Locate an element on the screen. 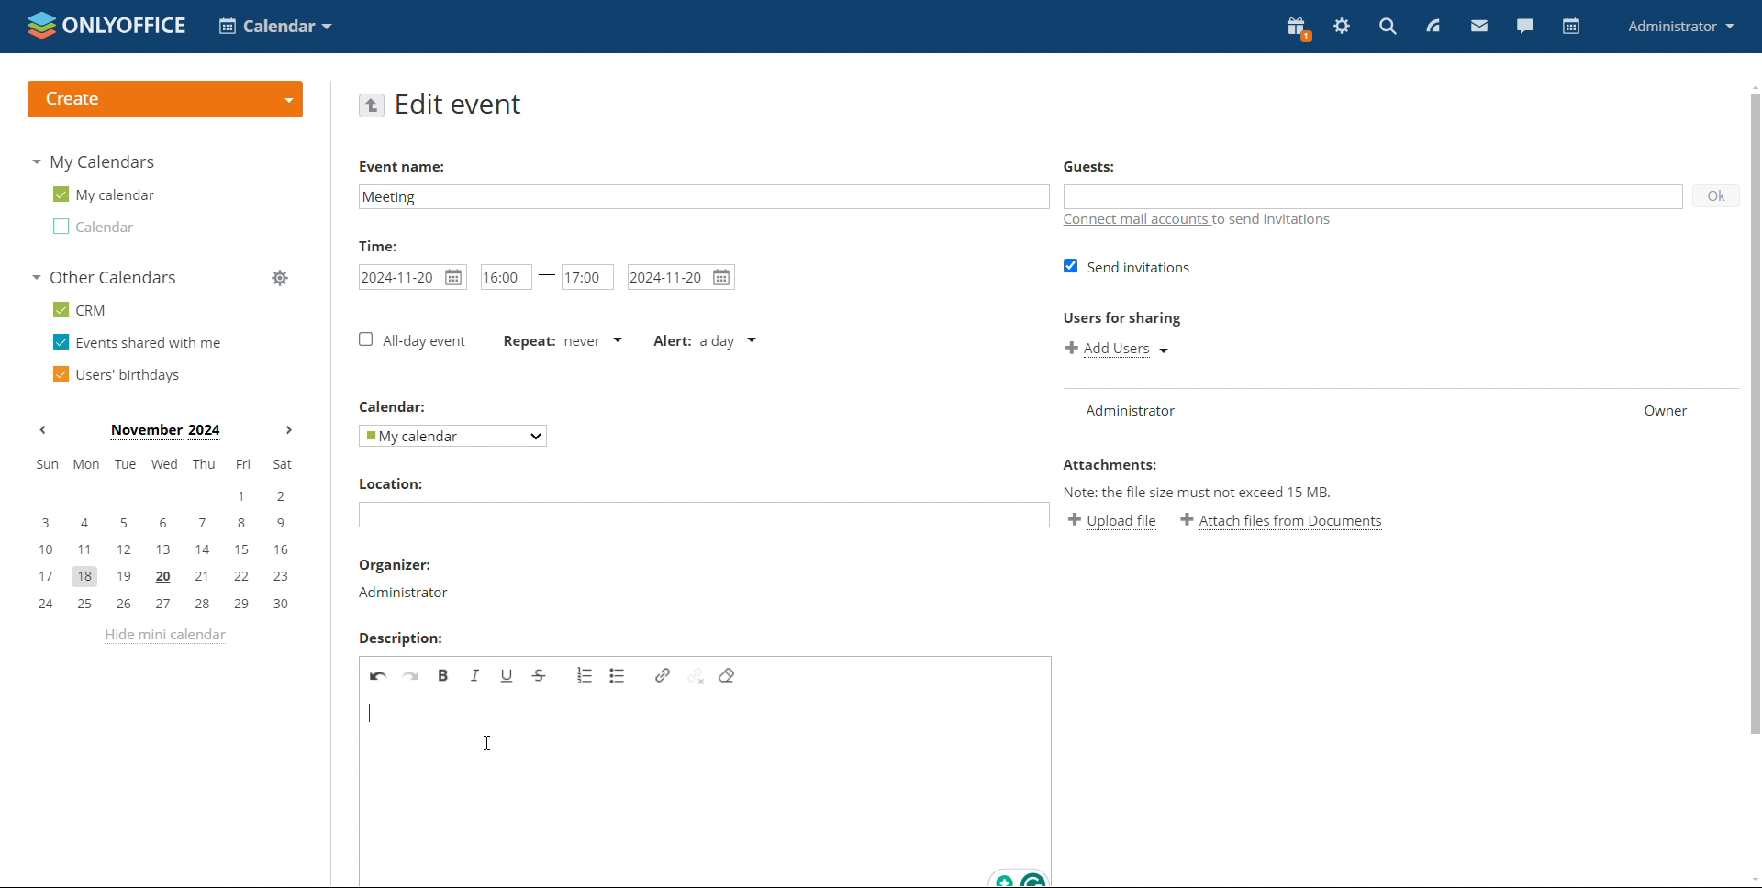  hide mini calendar is located at coordinates (164, 637).